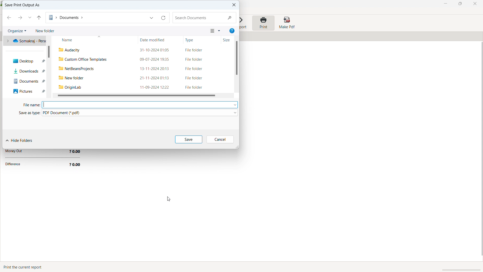 Image resolution: width=483 pixels, height=272 pixels. Describe the element at coordinates (244, 24) in the screenshot. I see `export` at that location.